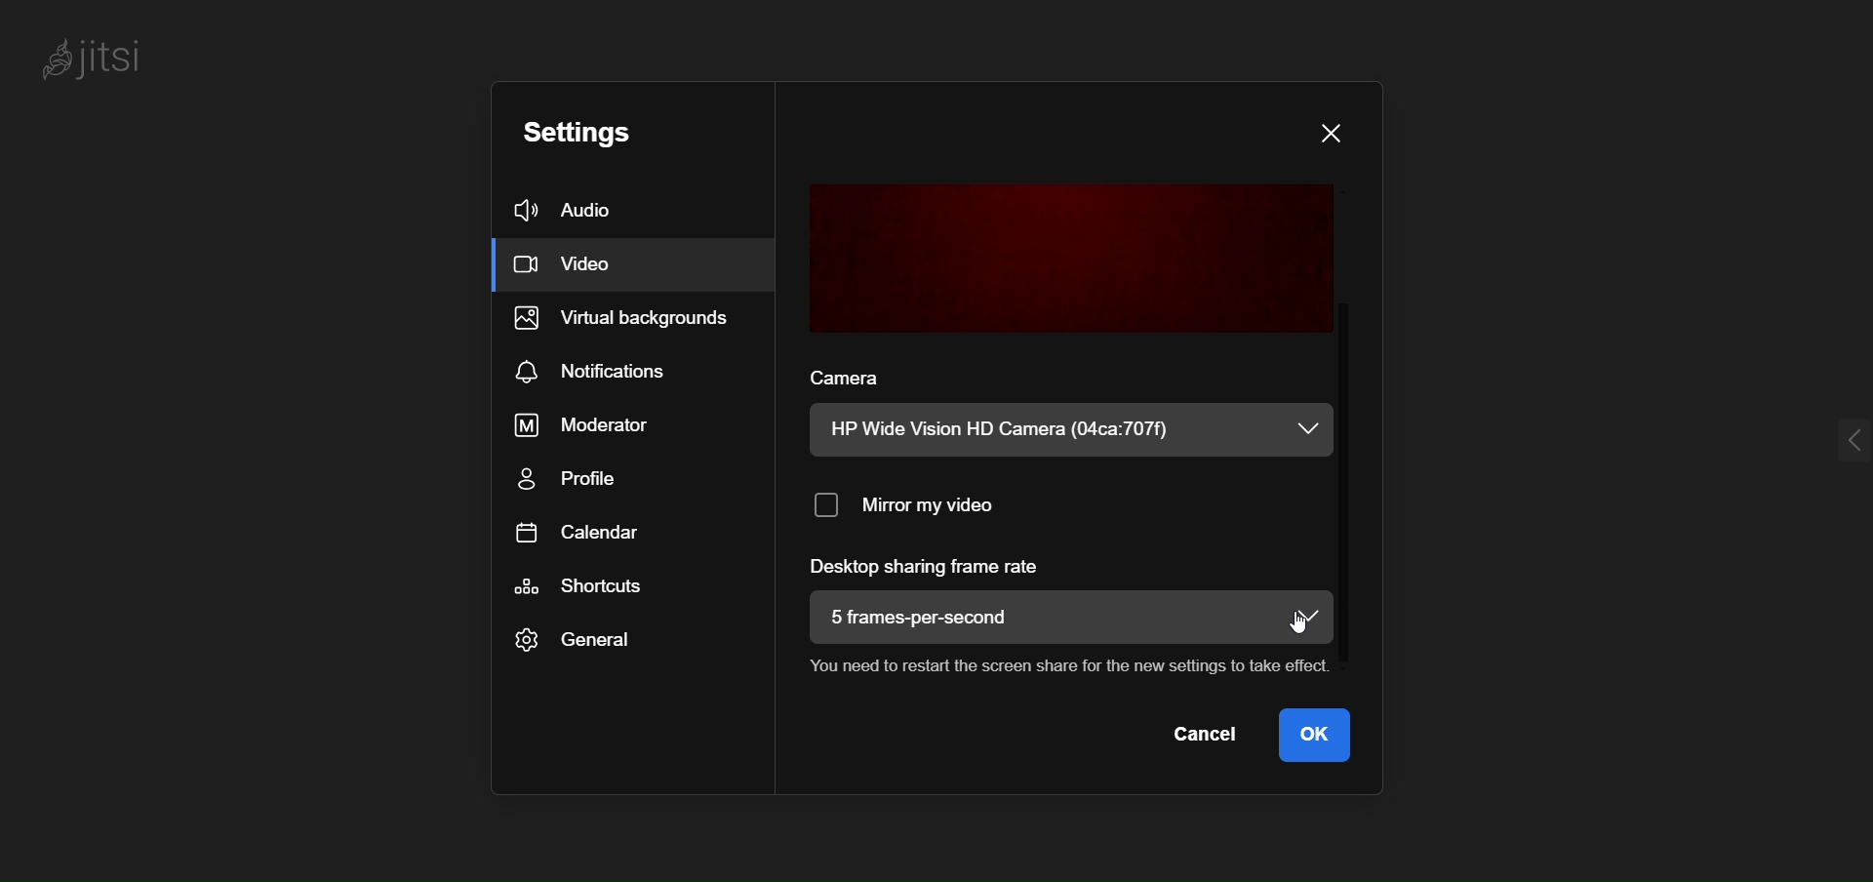 This screenshot has width=1873, height=882. I want to click on shortcut, so click(583, 587).